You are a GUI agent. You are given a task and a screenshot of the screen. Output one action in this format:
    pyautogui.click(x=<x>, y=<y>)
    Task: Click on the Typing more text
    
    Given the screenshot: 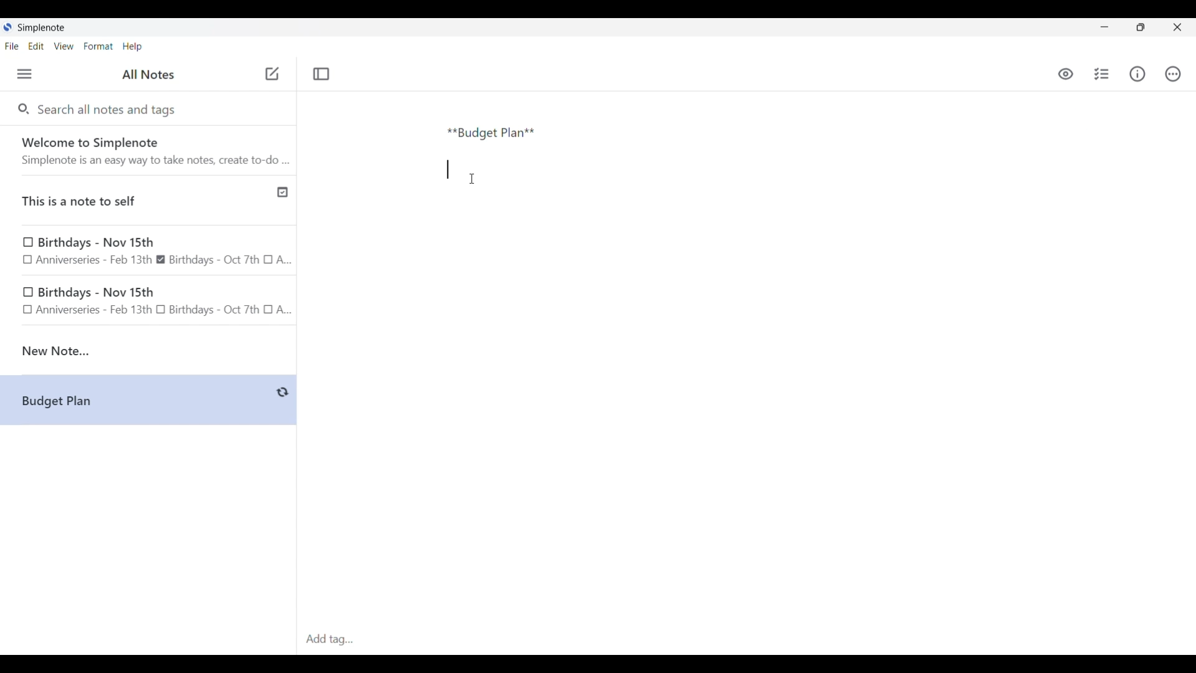 What is the action you would take?
    pyautogui.click(x=448, y=170)
    